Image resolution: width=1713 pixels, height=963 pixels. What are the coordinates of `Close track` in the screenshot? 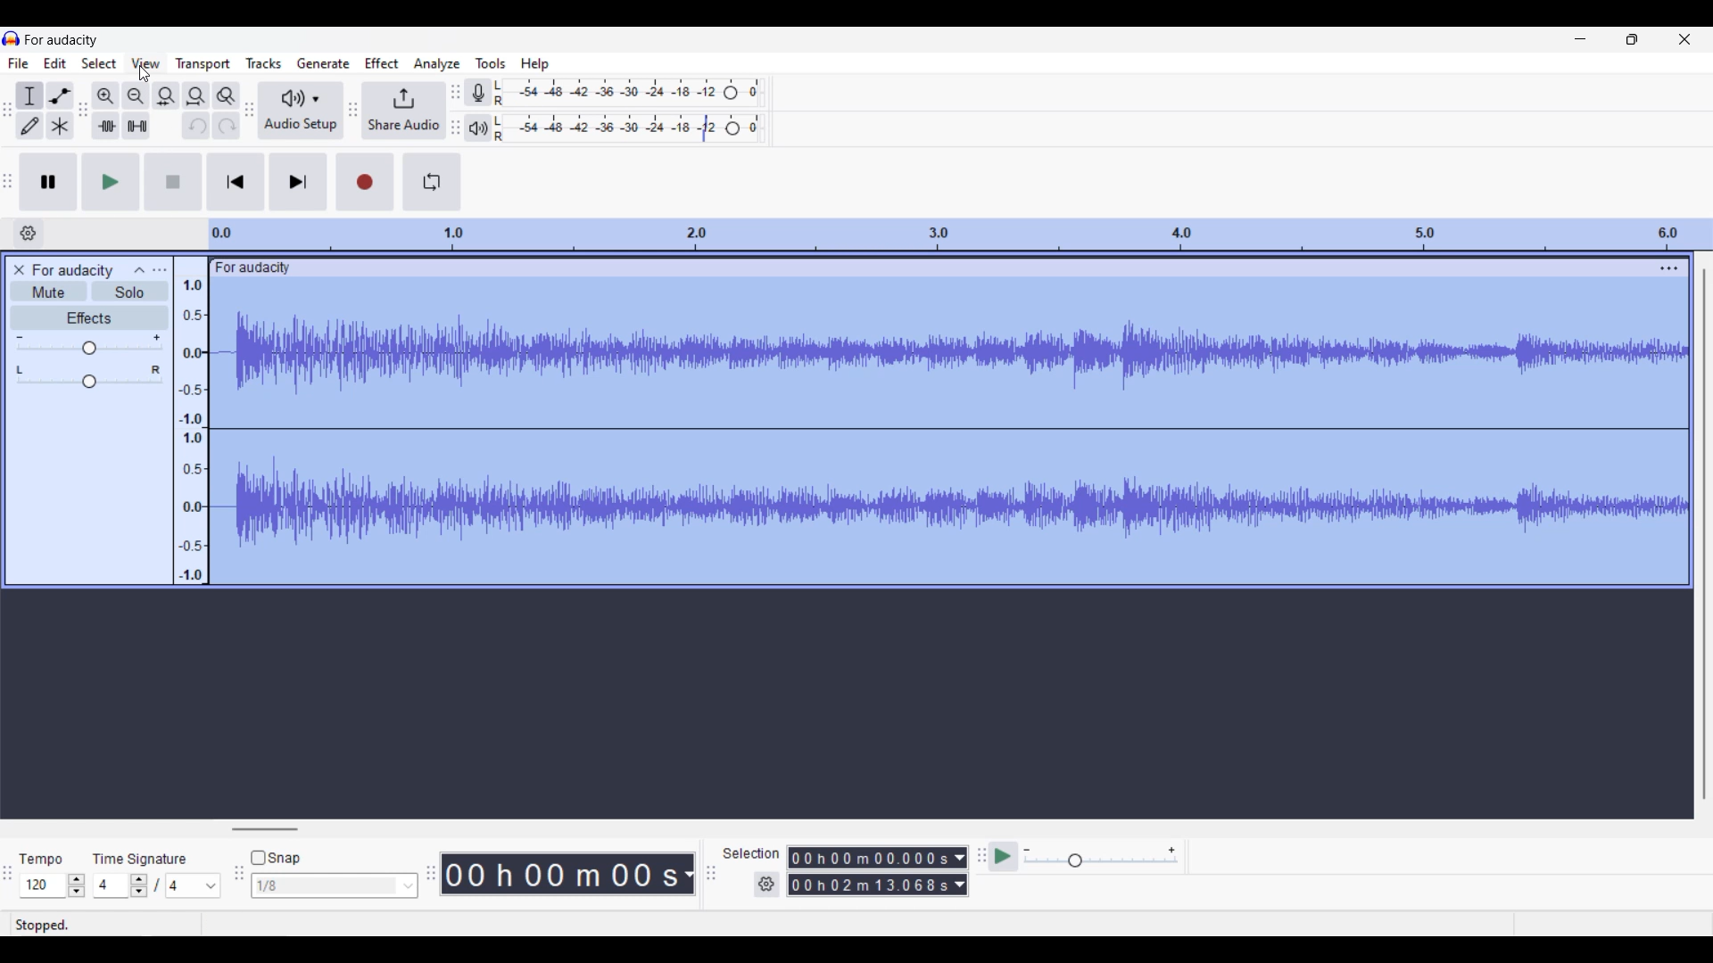 It's located at (19, 270).